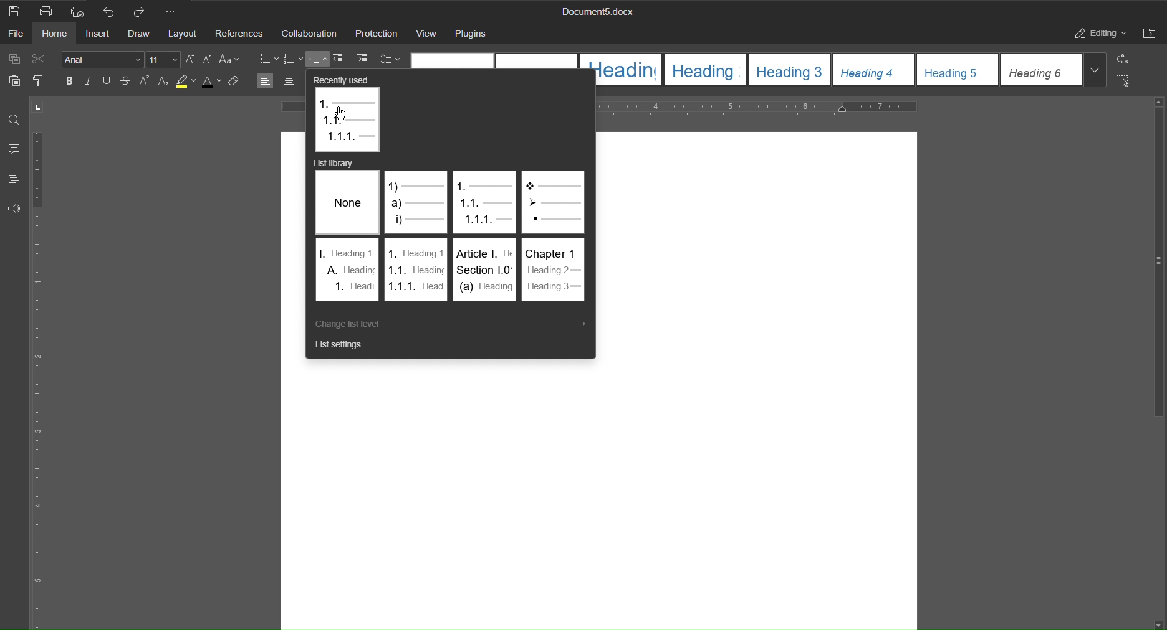  Describe the element at coordinates (388, 60) in the screenshot. I see `Line Spacing` at that location.